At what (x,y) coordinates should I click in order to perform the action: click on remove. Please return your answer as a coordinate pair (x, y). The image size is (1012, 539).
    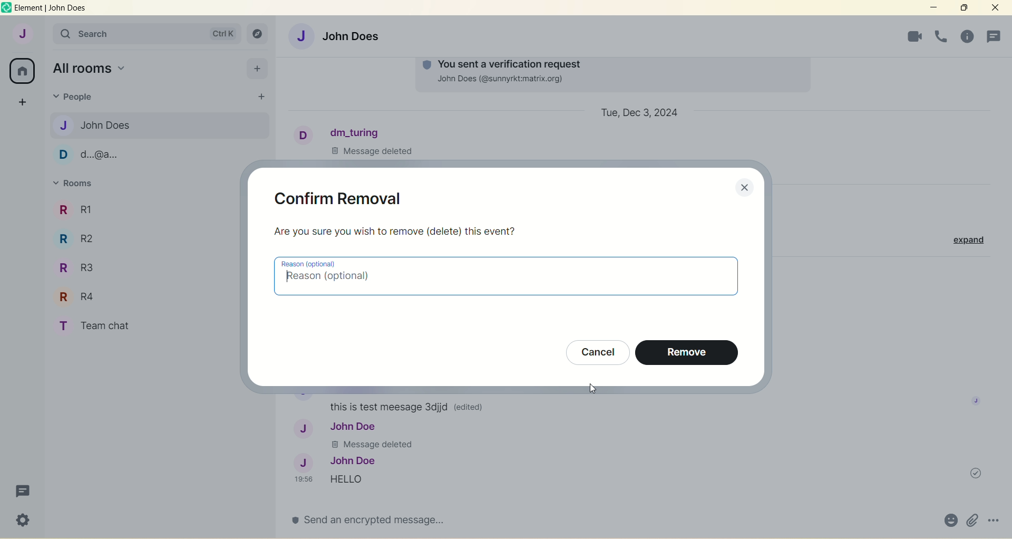
    Looking at the image, I should click on (686, 352).